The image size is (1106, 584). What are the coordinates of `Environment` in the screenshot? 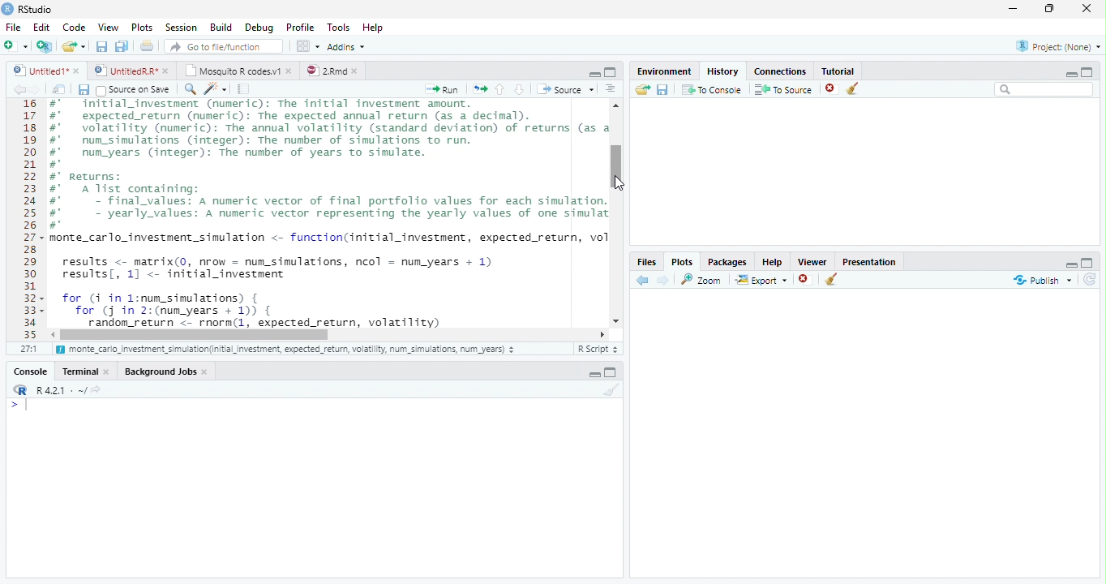 It's located at (664, 69).